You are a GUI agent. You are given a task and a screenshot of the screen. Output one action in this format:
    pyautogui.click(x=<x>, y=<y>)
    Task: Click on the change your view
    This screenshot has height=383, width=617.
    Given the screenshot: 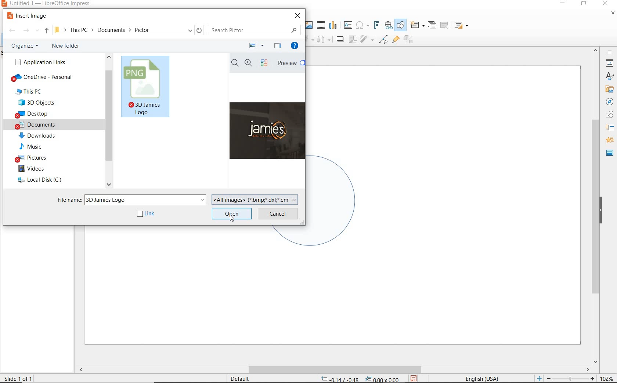 What is the action you would take?
    pyautogui.click(x=257, y=46)
    